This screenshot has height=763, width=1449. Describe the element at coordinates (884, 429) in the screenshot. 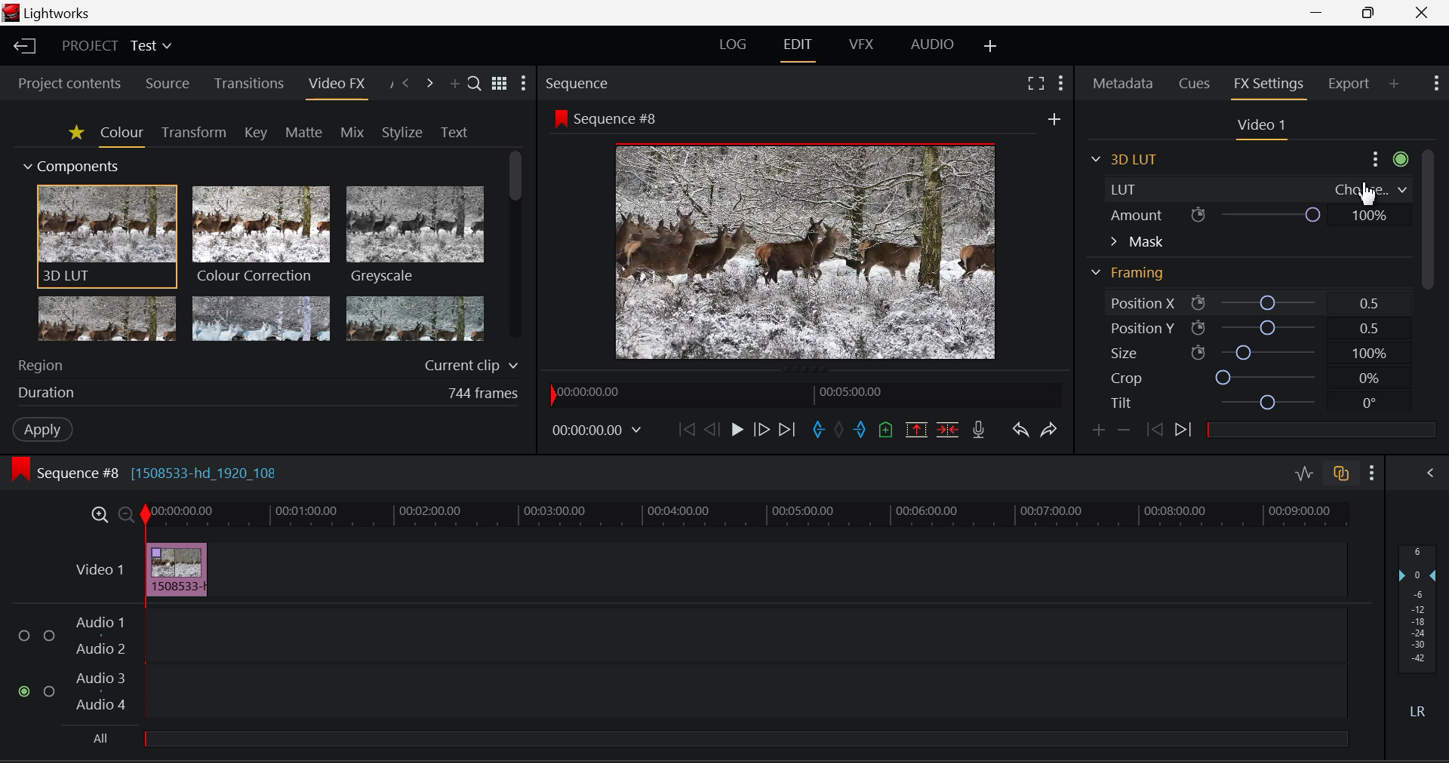

I see `Mark Cue` at that location.